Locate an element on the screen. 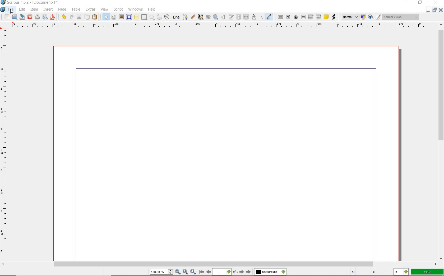  close is located at coordinates (441, 10).